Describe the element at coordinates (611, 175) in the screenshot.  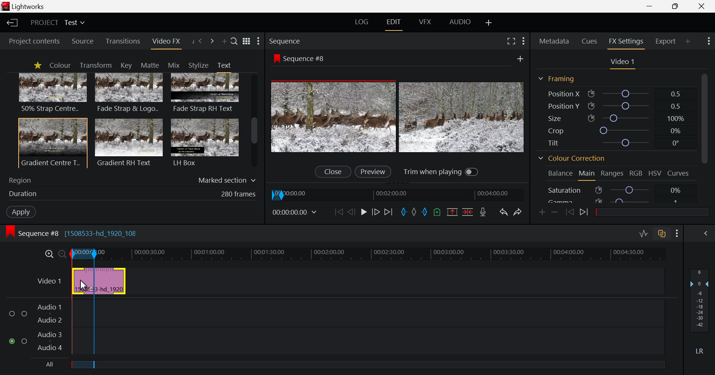
I see `Ranges` at that location.